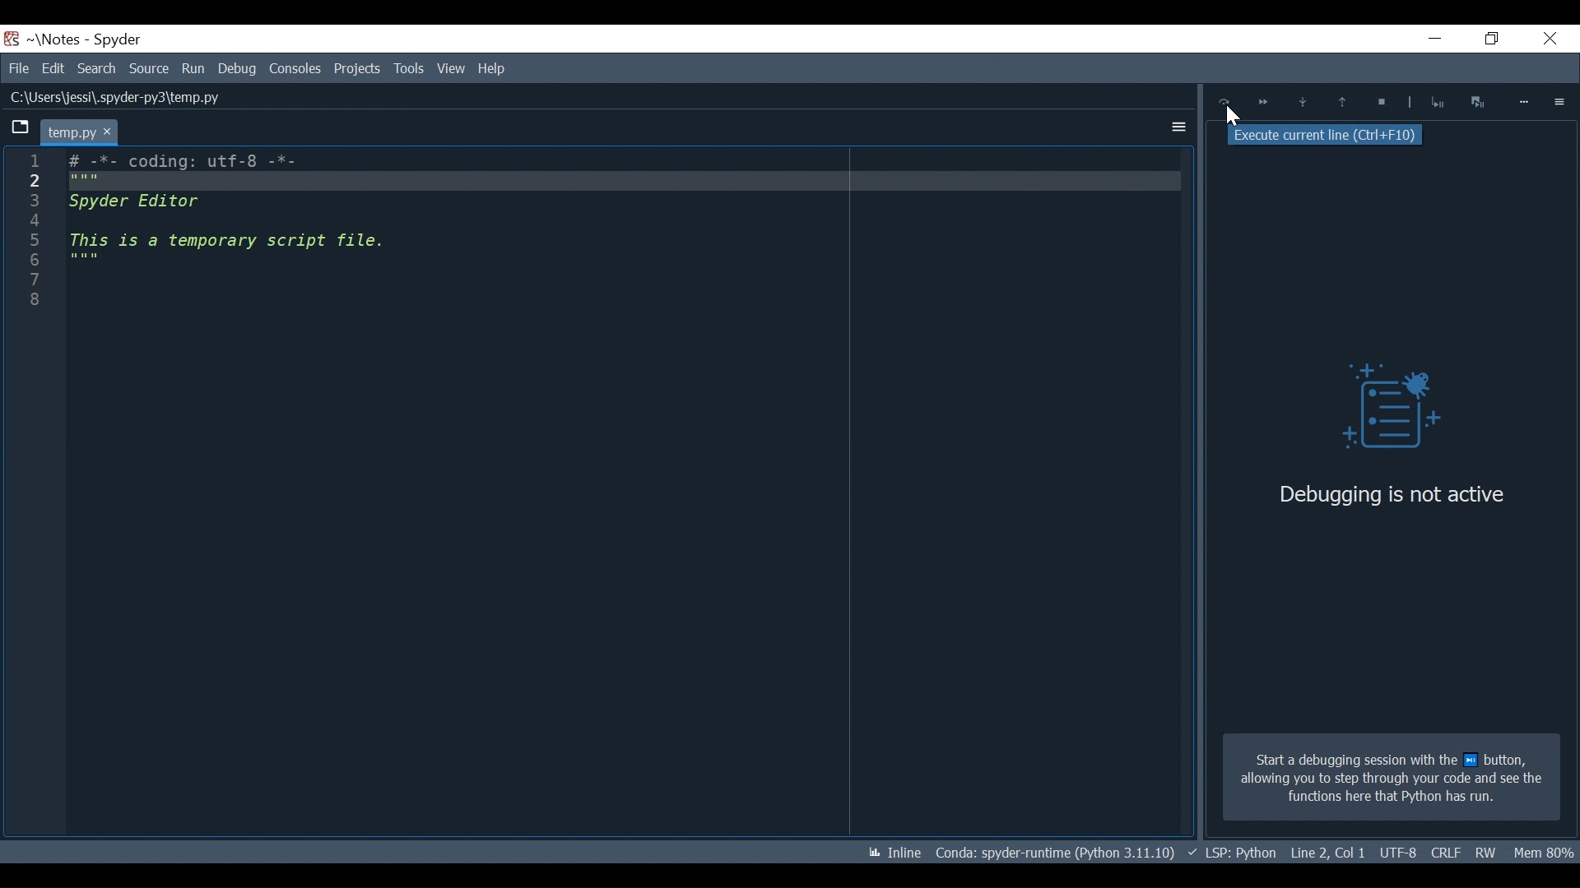 Image resolution: width=1580 pixels, height=888 pixels. I want to click on Help, so click(494, 67).